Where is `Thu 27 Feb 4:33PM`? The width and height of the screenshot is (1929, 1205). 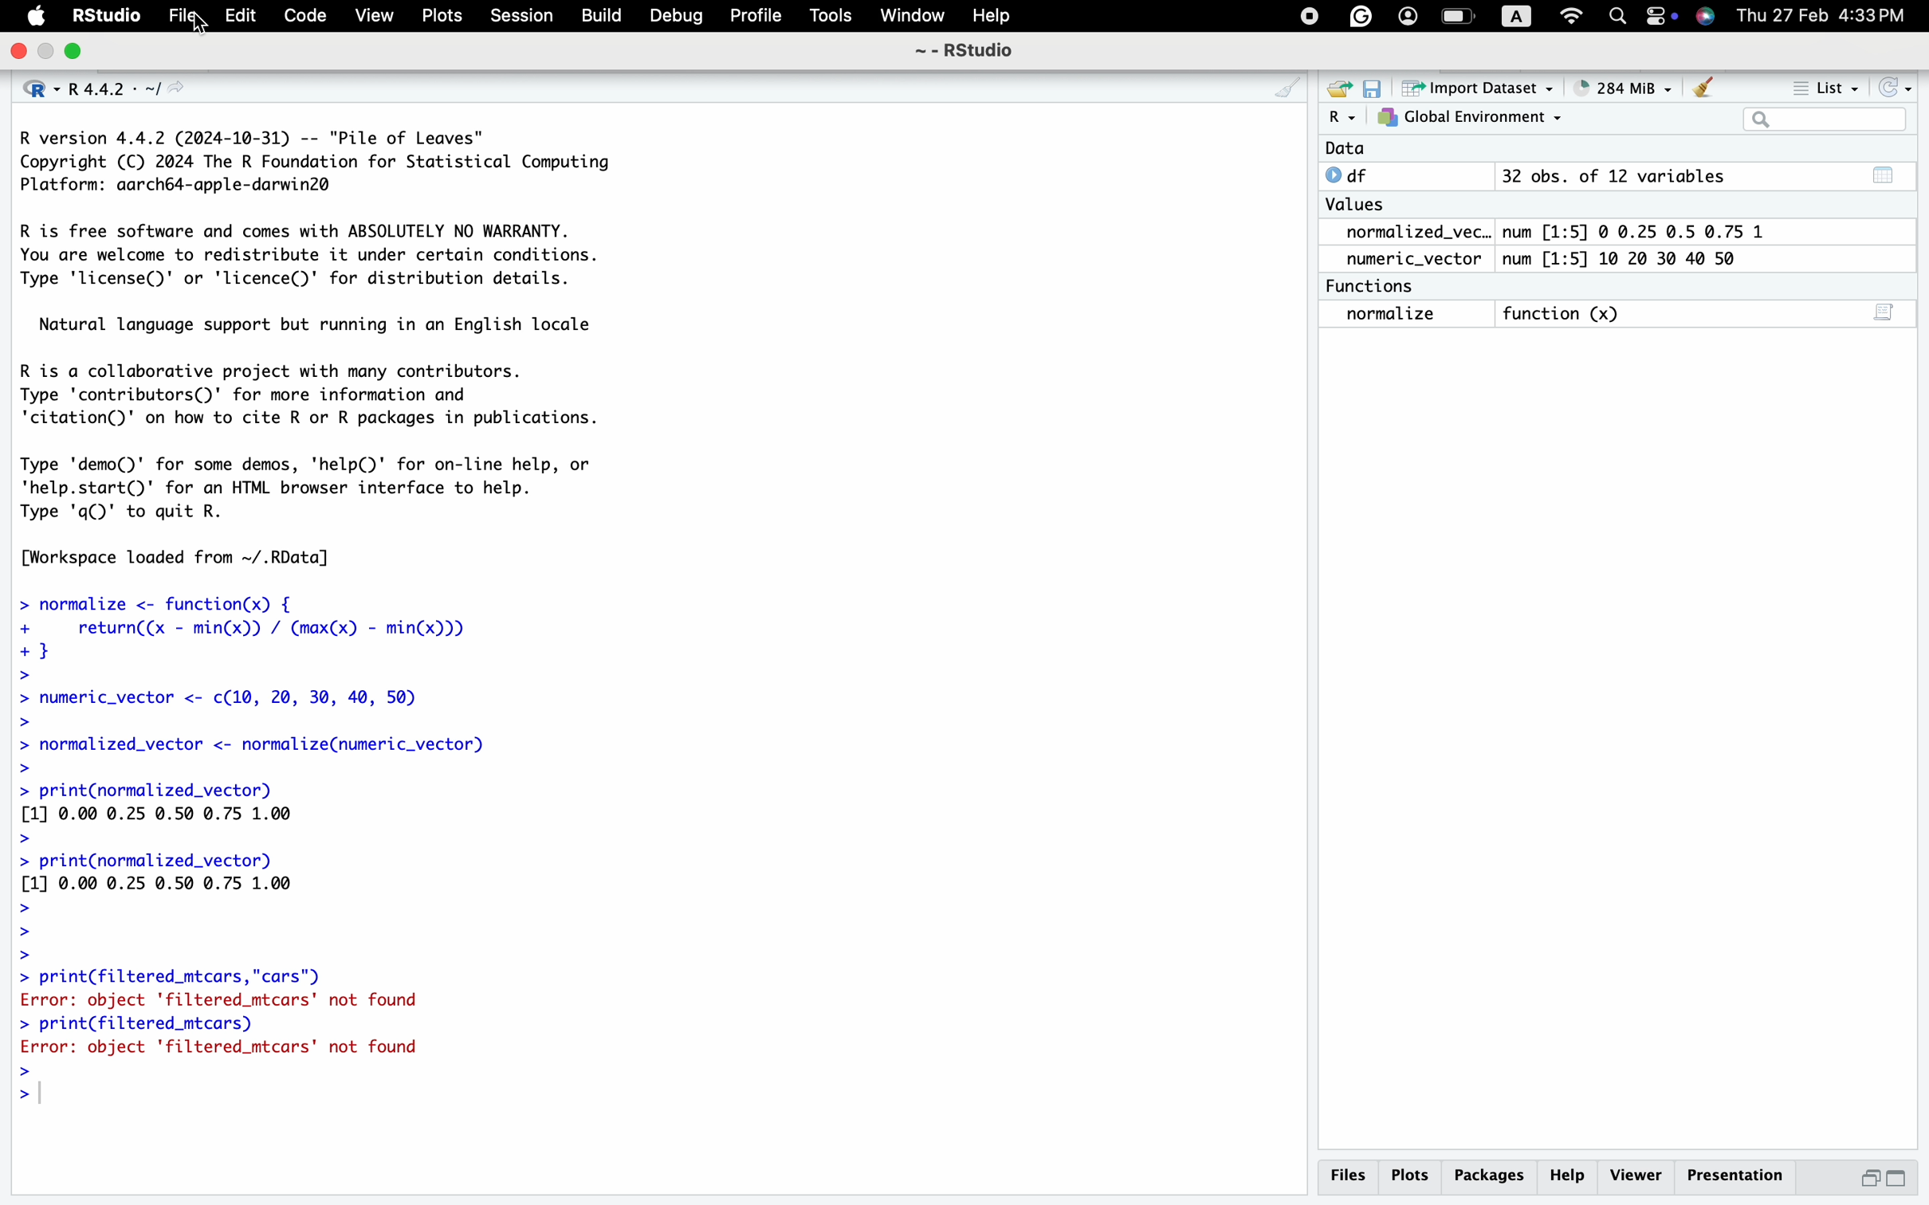
Thu 27 Feb 4:33PM is located at coordinates (1822, 17).